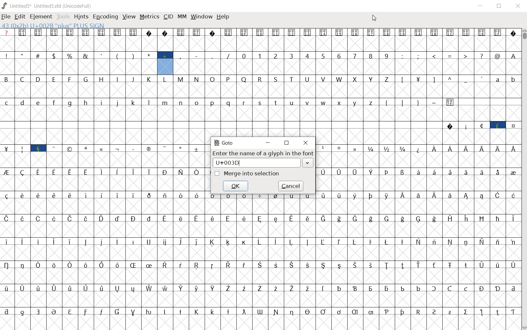 The image size is (527, 330). What do you see at coordinates (524, 179) in the screenshot?
I see `scrollbar` at bounding box center [524, 179].